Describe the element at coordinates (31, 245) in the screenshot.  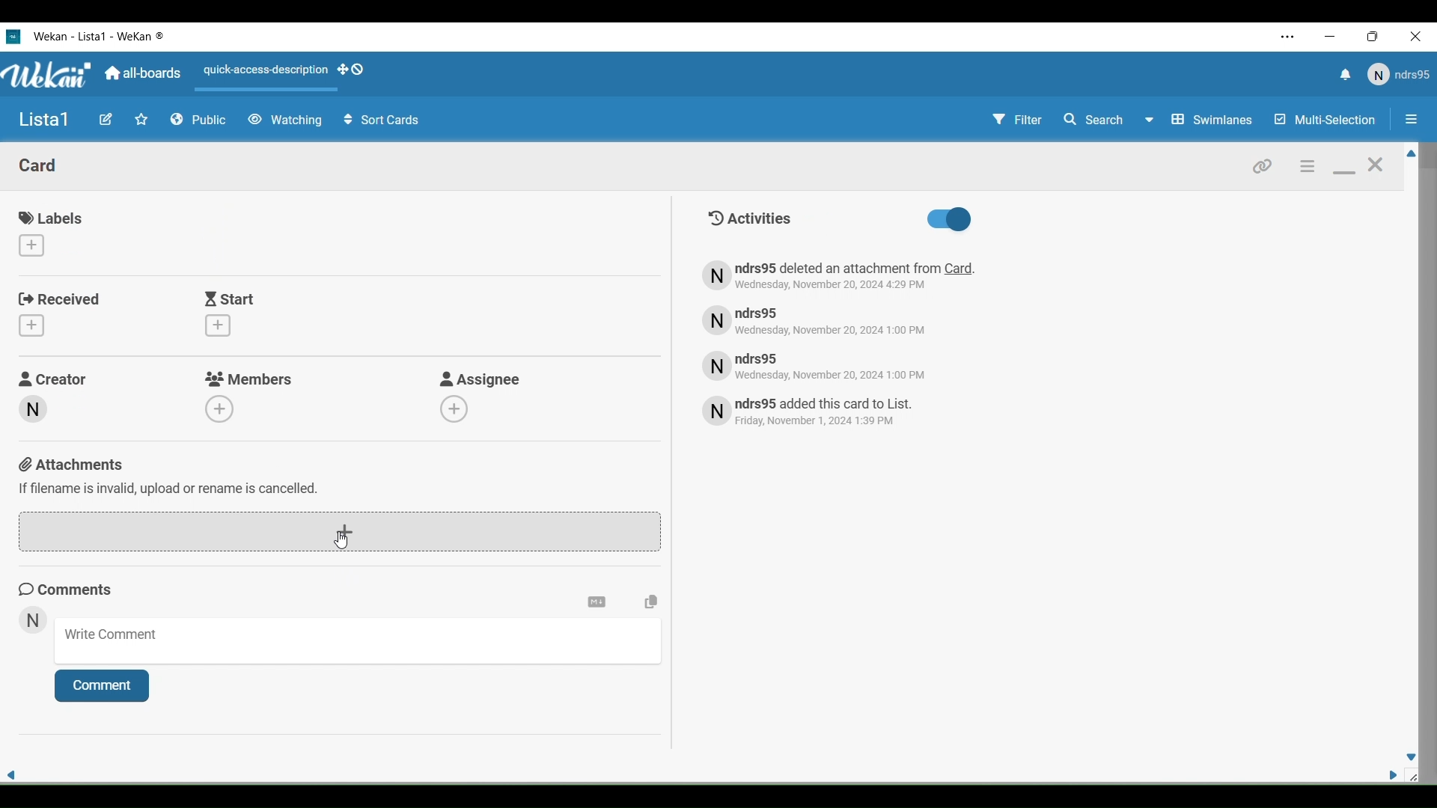
I see `Add labbels` at that location.